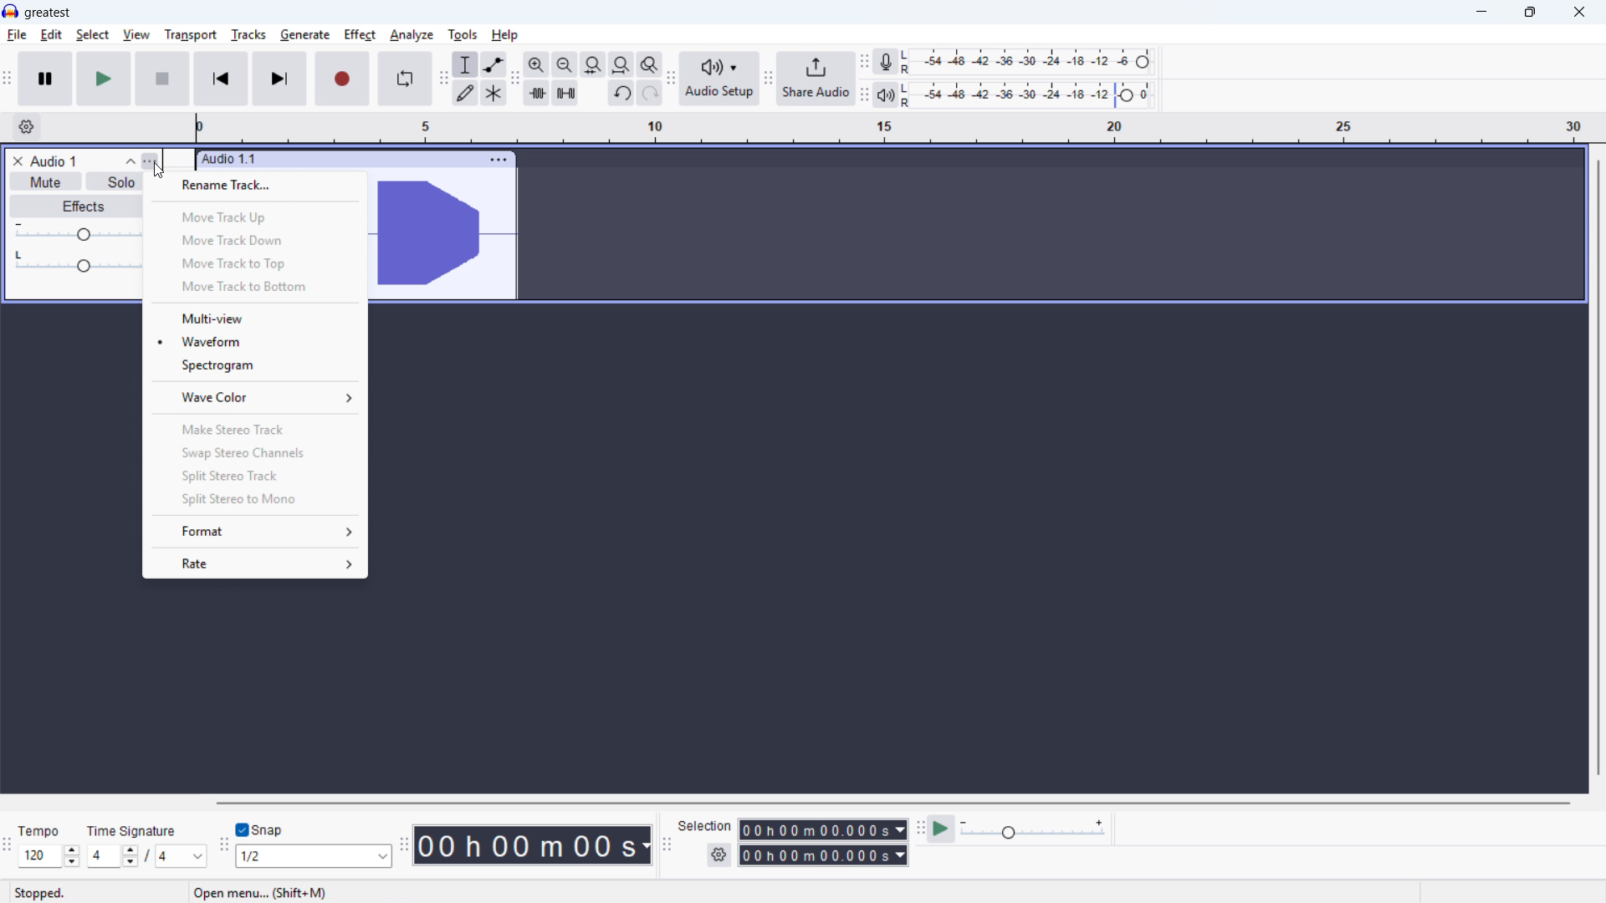  Describe the element at coordinates (534, 845) in the screenshot. I see `Timestamp ` at that location.